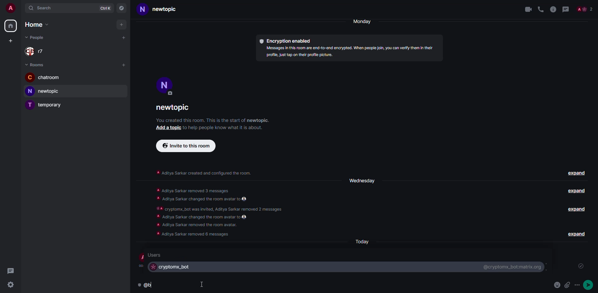 Image resolution: width=598 pixels, height=293 pixels. What do you see at coordinates (578, 191) in the screenshot?
I see `expand` at bounding box center [578, 191].